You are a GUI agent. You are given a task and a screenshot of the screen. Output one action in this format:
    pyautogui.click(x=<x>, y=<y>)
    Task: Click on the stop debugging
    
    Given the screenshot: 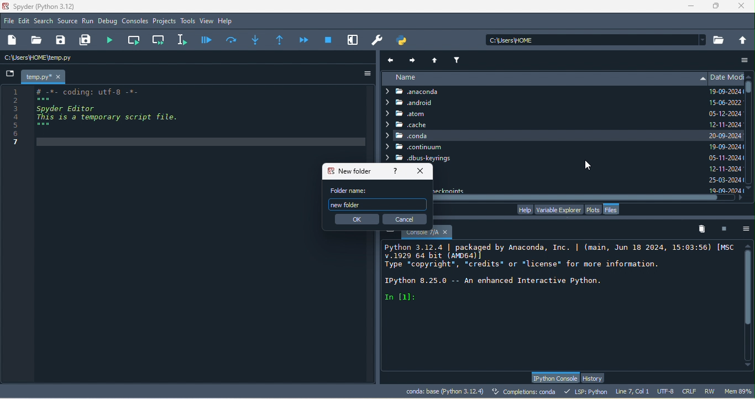 What is the action you would take?
    pyautogui.click(x=328, y=39)
    